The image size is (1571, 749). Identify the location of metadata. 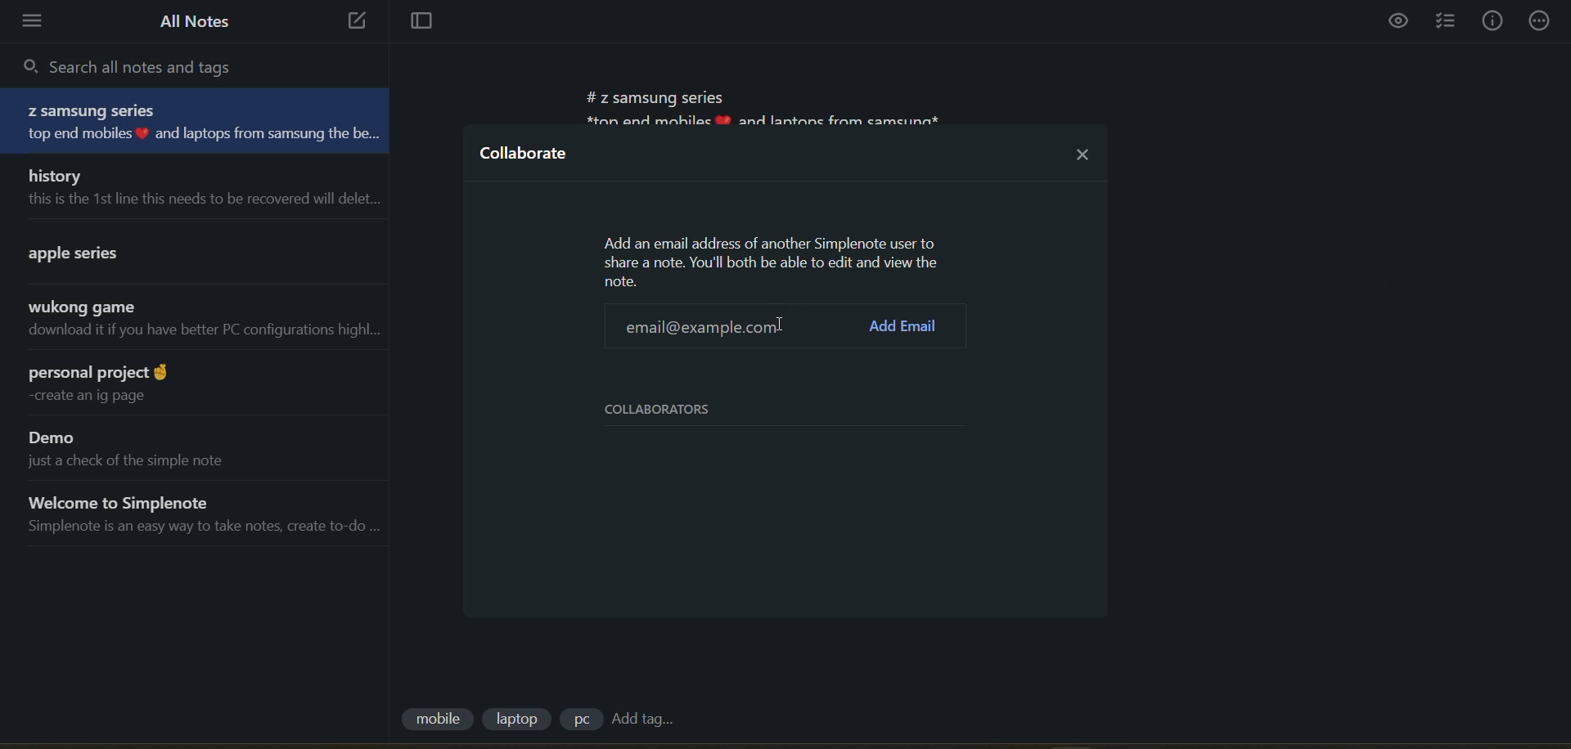
(775, 261).